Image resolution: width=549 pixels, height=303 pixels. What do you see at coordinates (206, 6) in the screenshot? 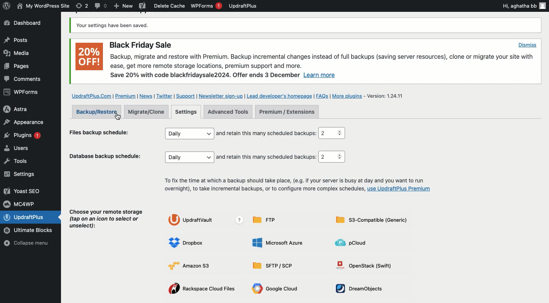
I see `WPForms 1` at bounding box center [206, 6].